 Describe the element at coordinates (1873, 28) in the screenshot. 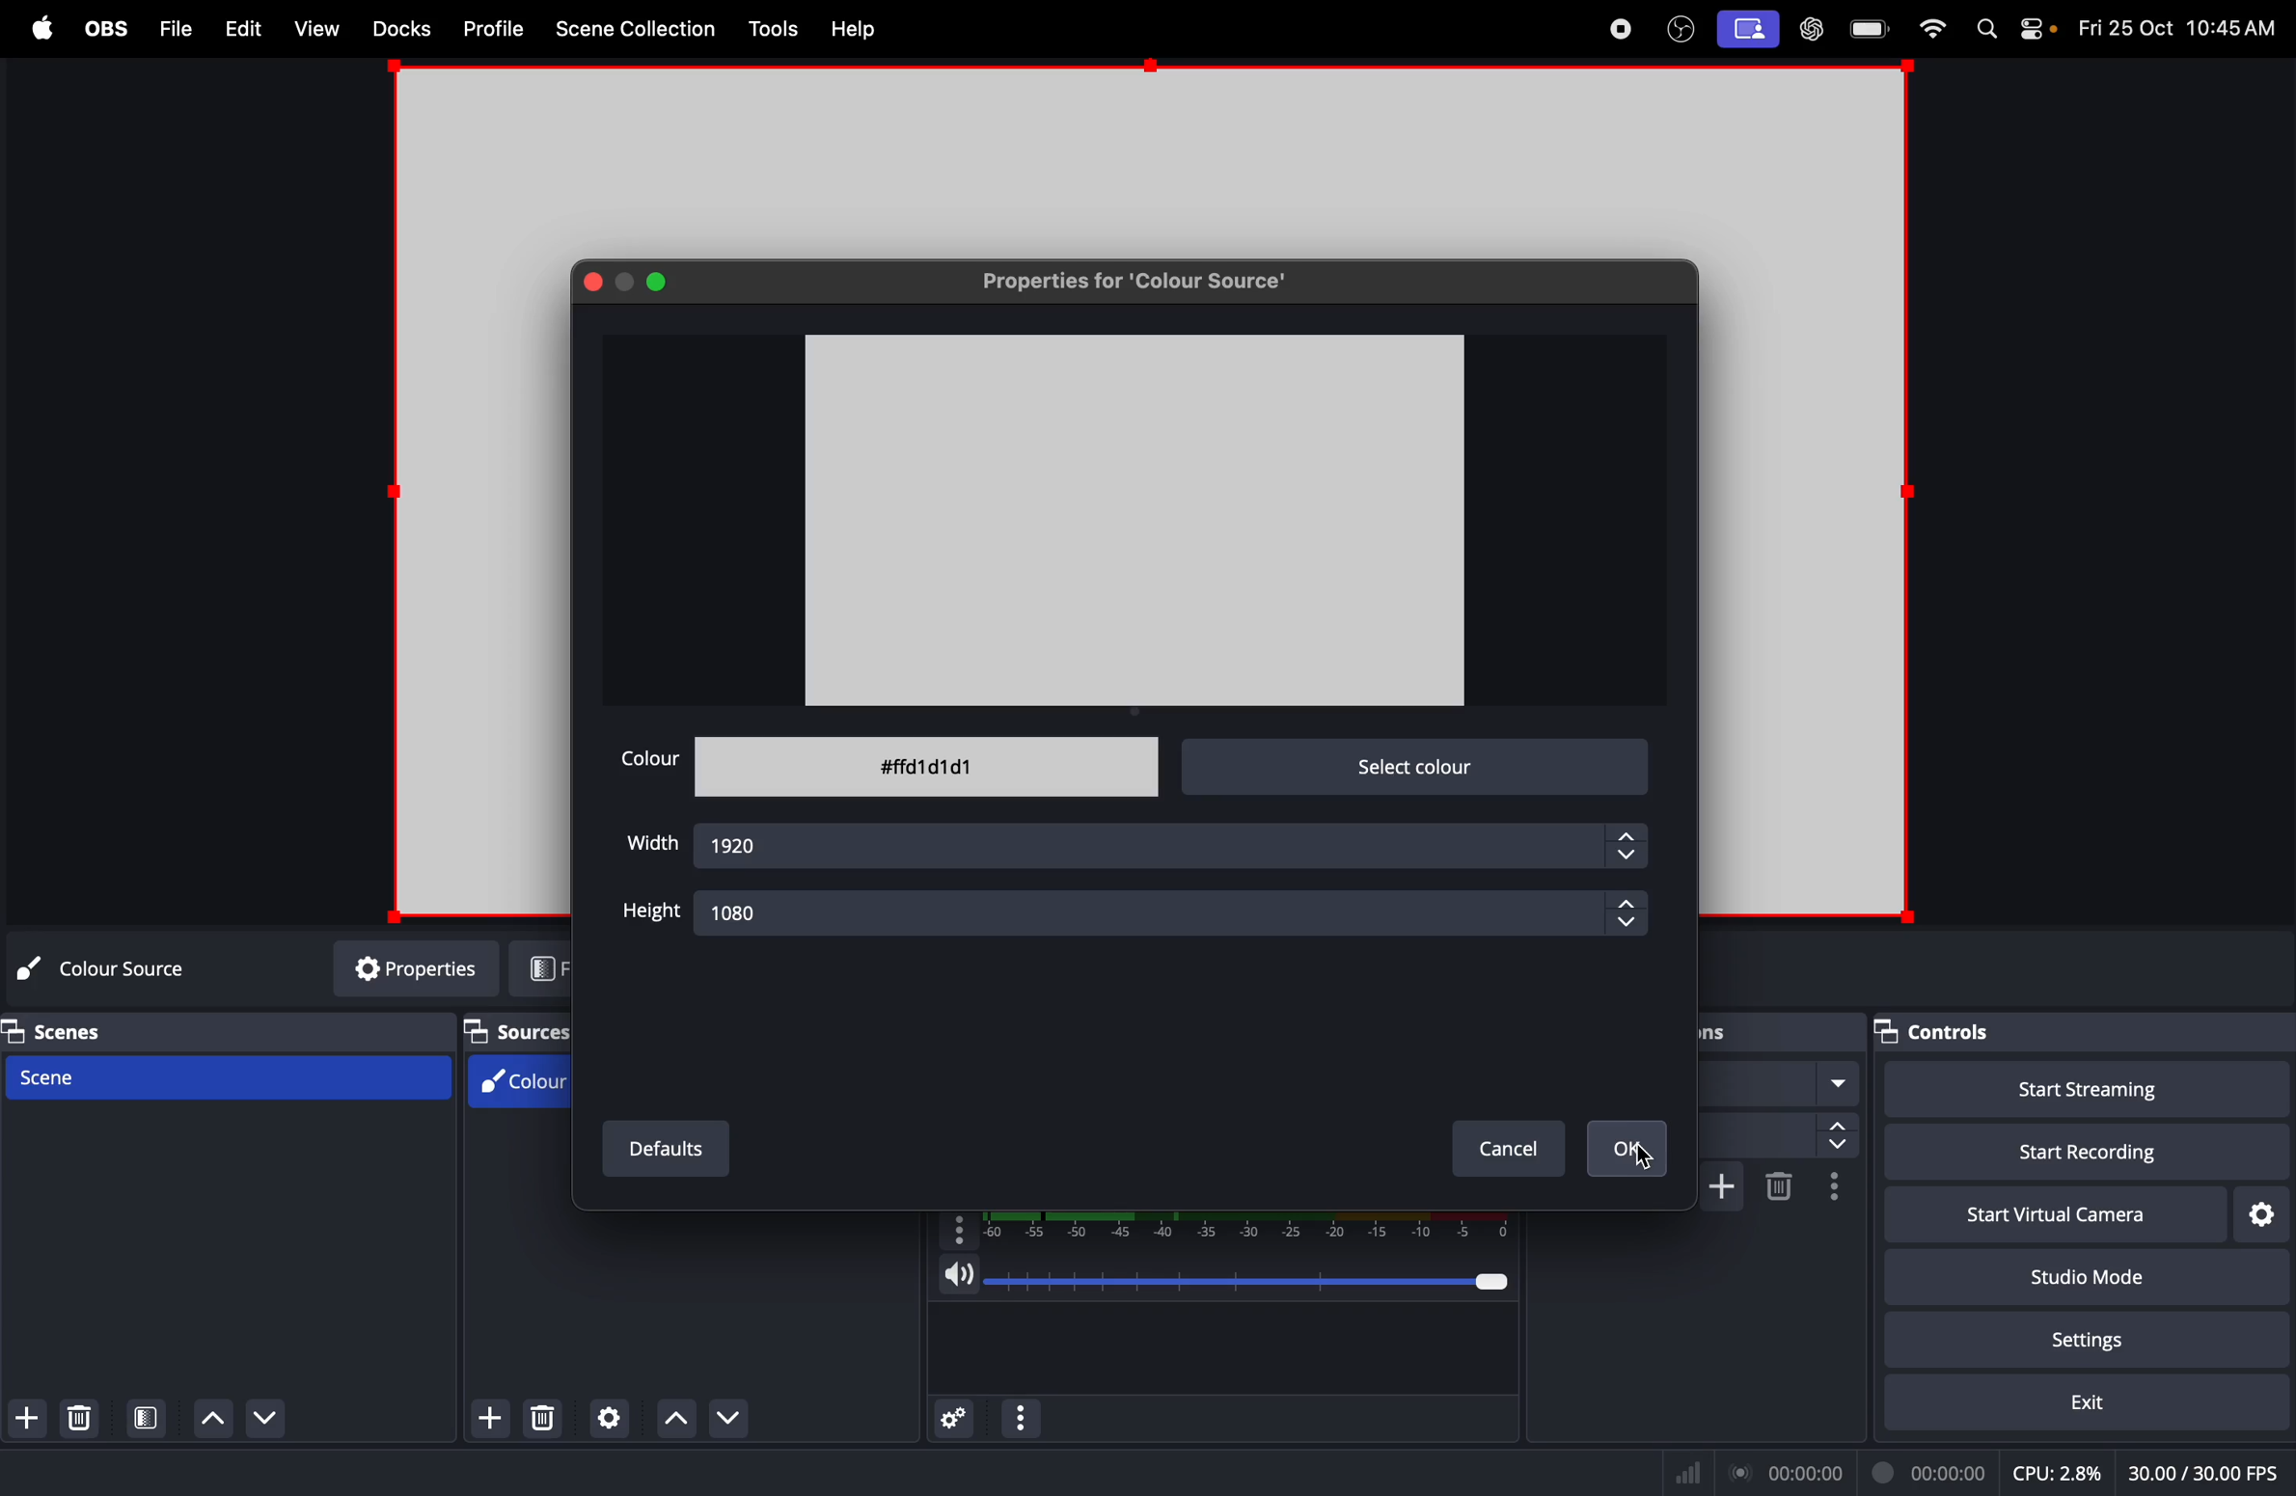

I see `battery` at that location.